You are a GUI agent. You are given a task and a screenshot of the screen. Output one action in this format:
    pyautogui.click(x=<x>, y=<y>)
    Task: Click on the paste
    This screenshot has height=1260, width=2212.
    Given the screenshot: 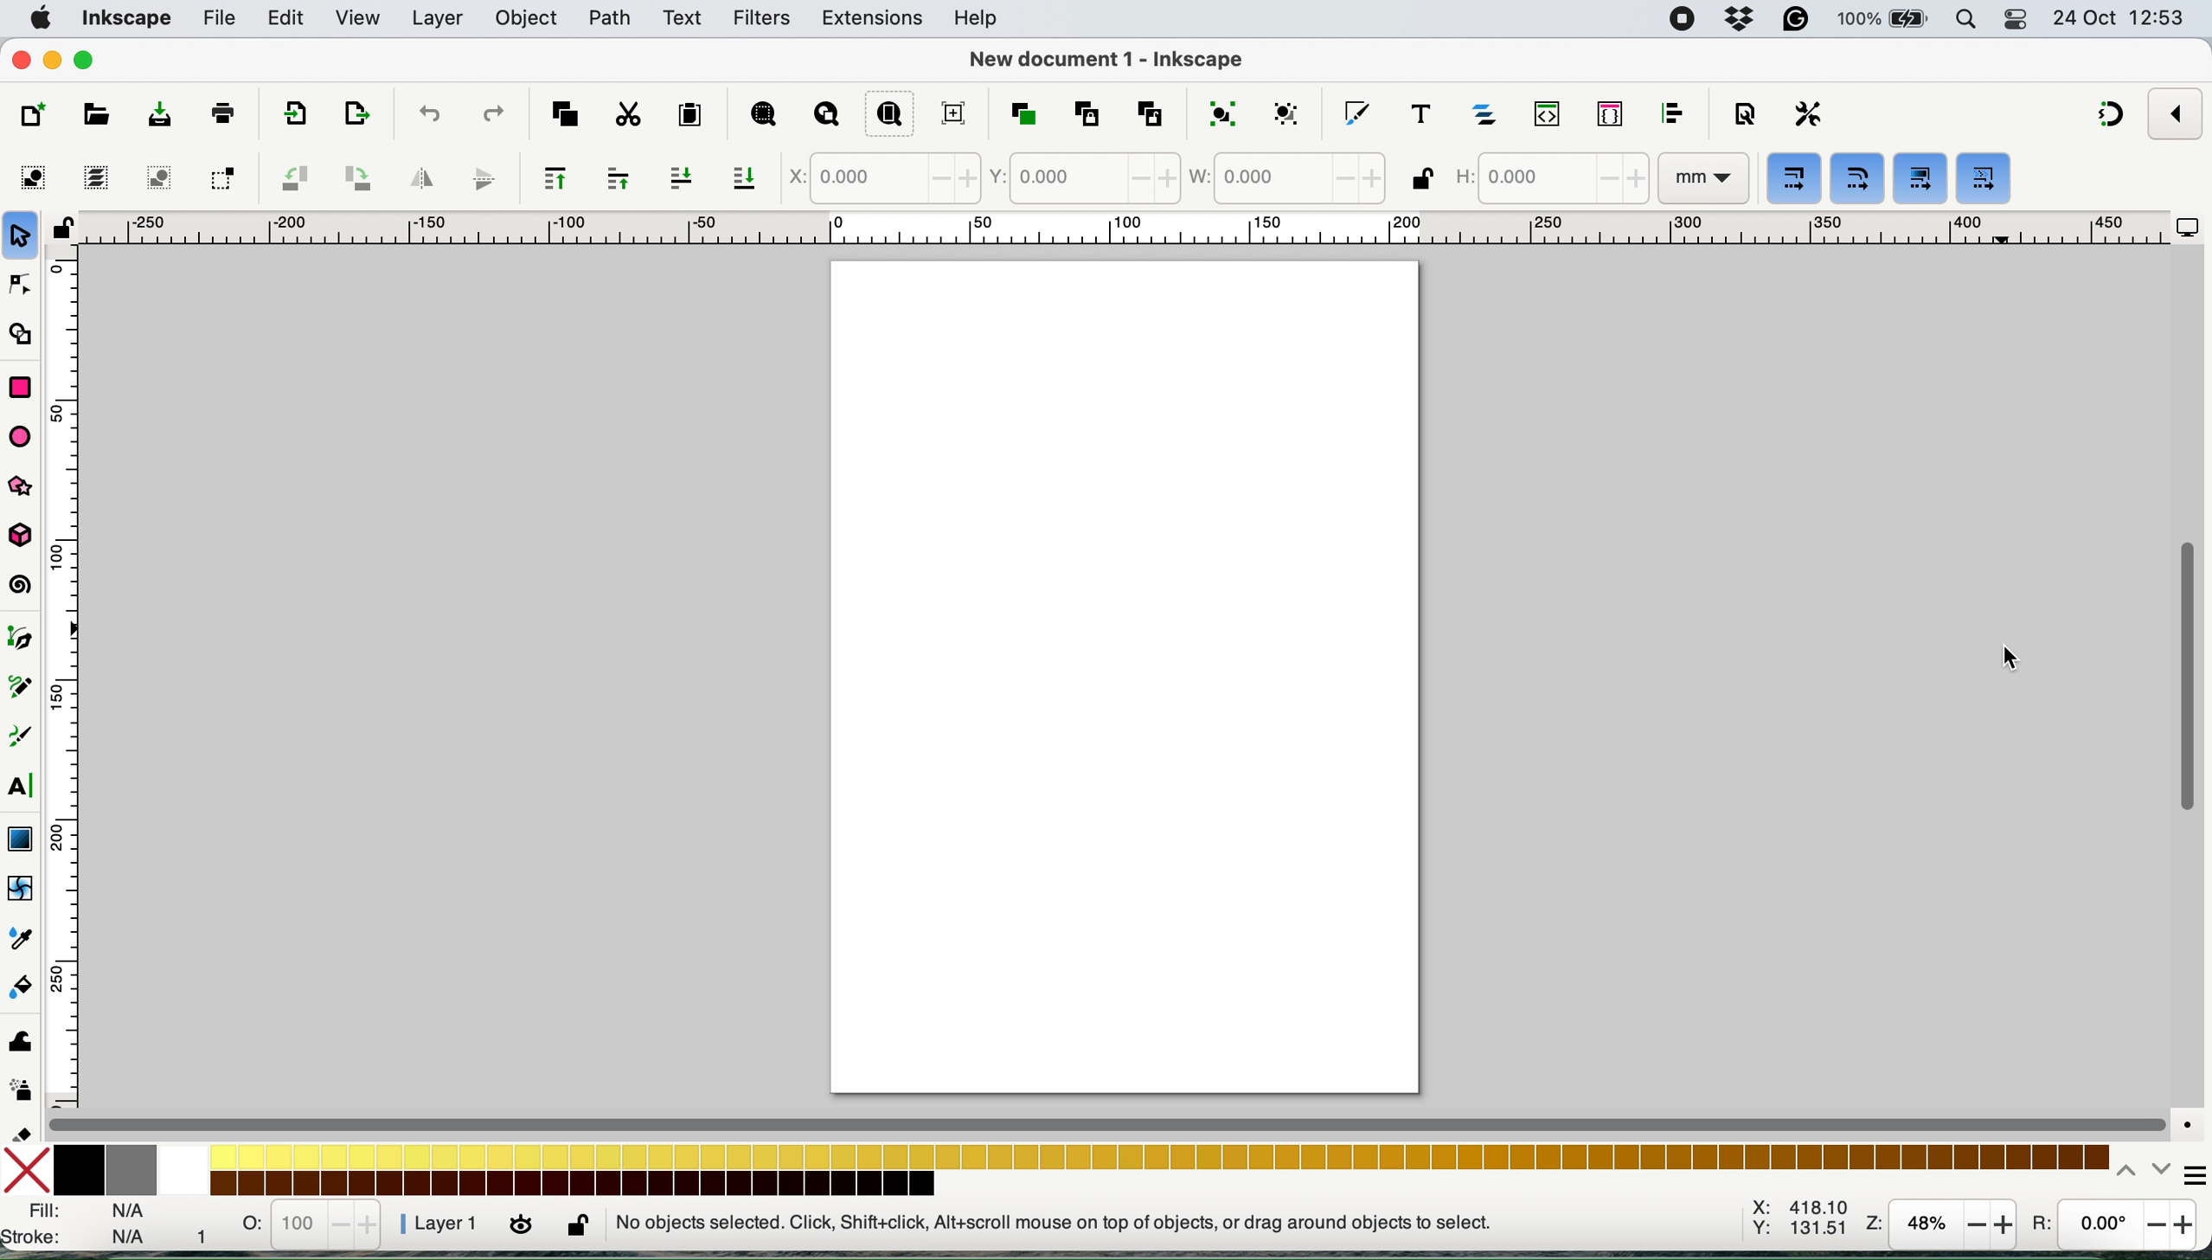 What is the action you would take?
    pyautogui.click(x=686, y=117)
    